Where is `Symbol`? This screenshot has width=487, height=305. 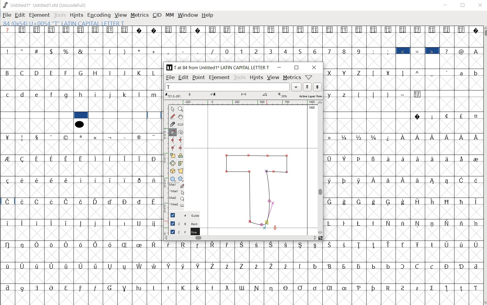 Symbol is located at coordinates (140, 137).